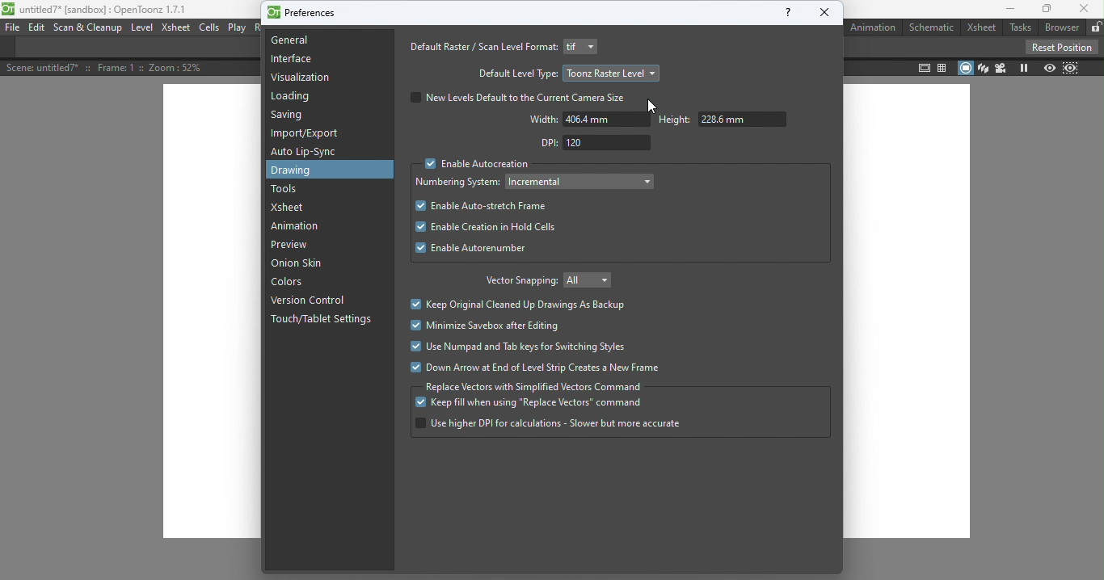 The image size is (1104, 580). Describe the element at coordinates (872, 27) in the screenshot. I see `Animation` at that location.